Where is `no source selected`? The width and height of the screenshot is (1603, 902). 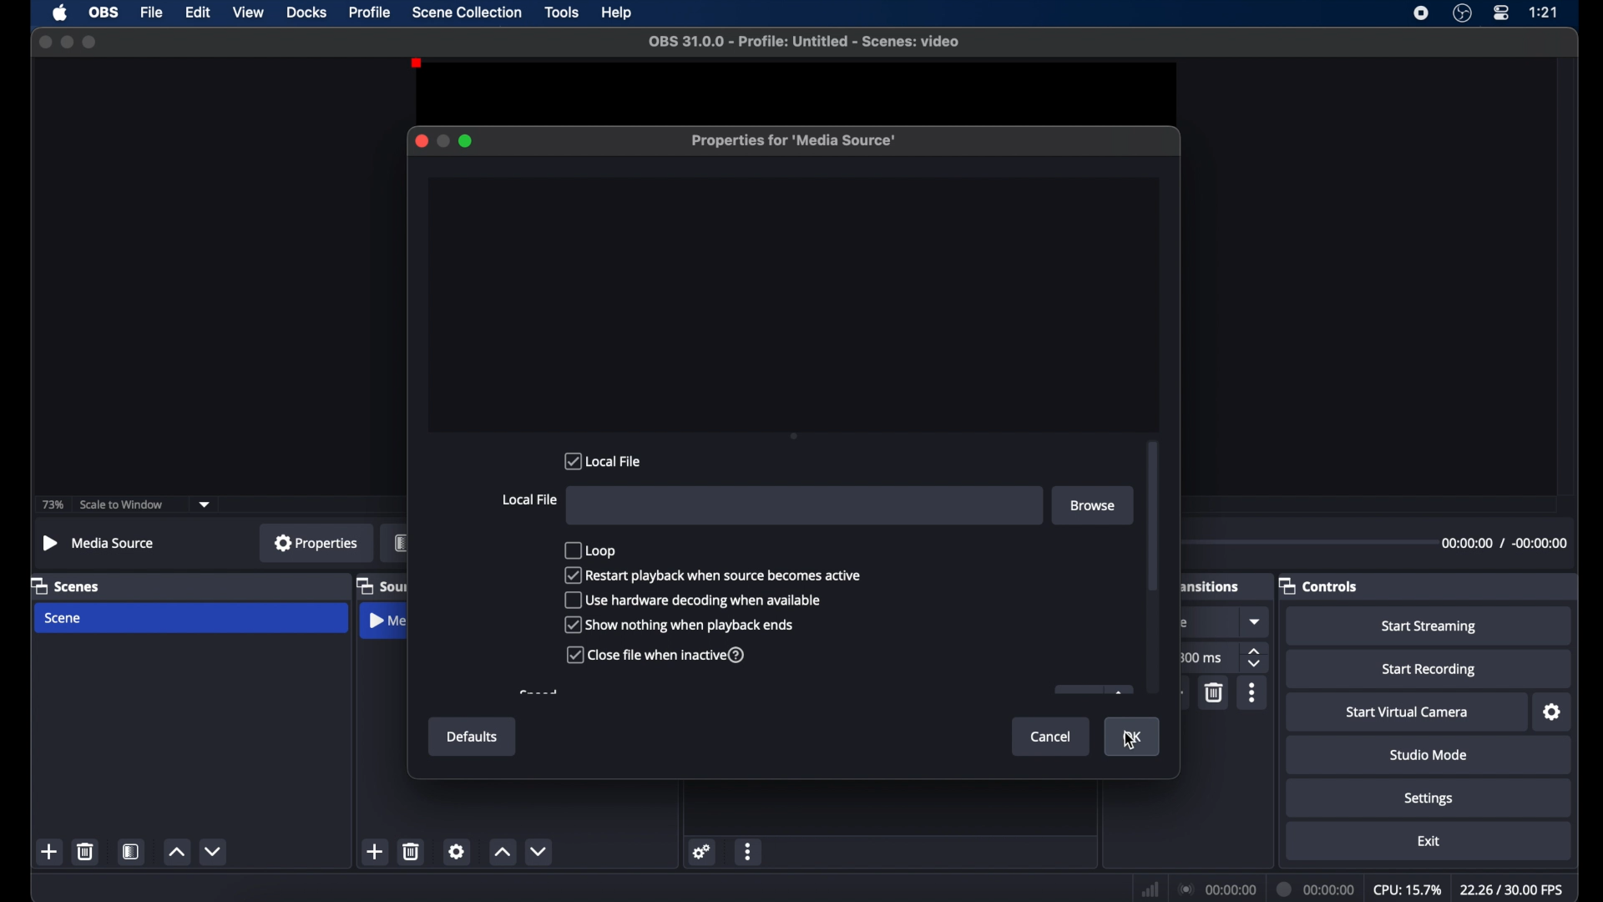
no source selected is located at coordinates (101, 542).